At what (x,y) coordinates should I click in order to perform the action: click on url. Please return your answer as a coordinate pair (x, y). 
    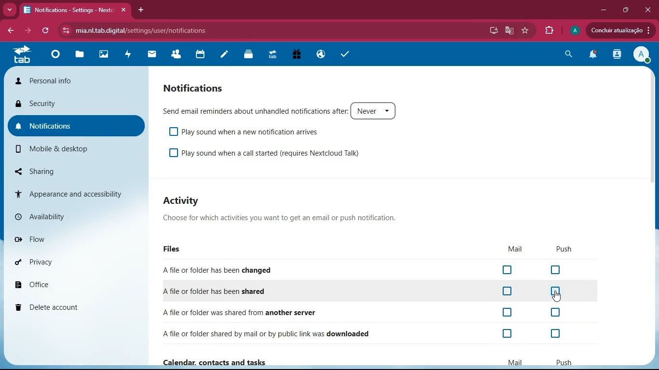
    Looking at the image, I should click on (138, 29).